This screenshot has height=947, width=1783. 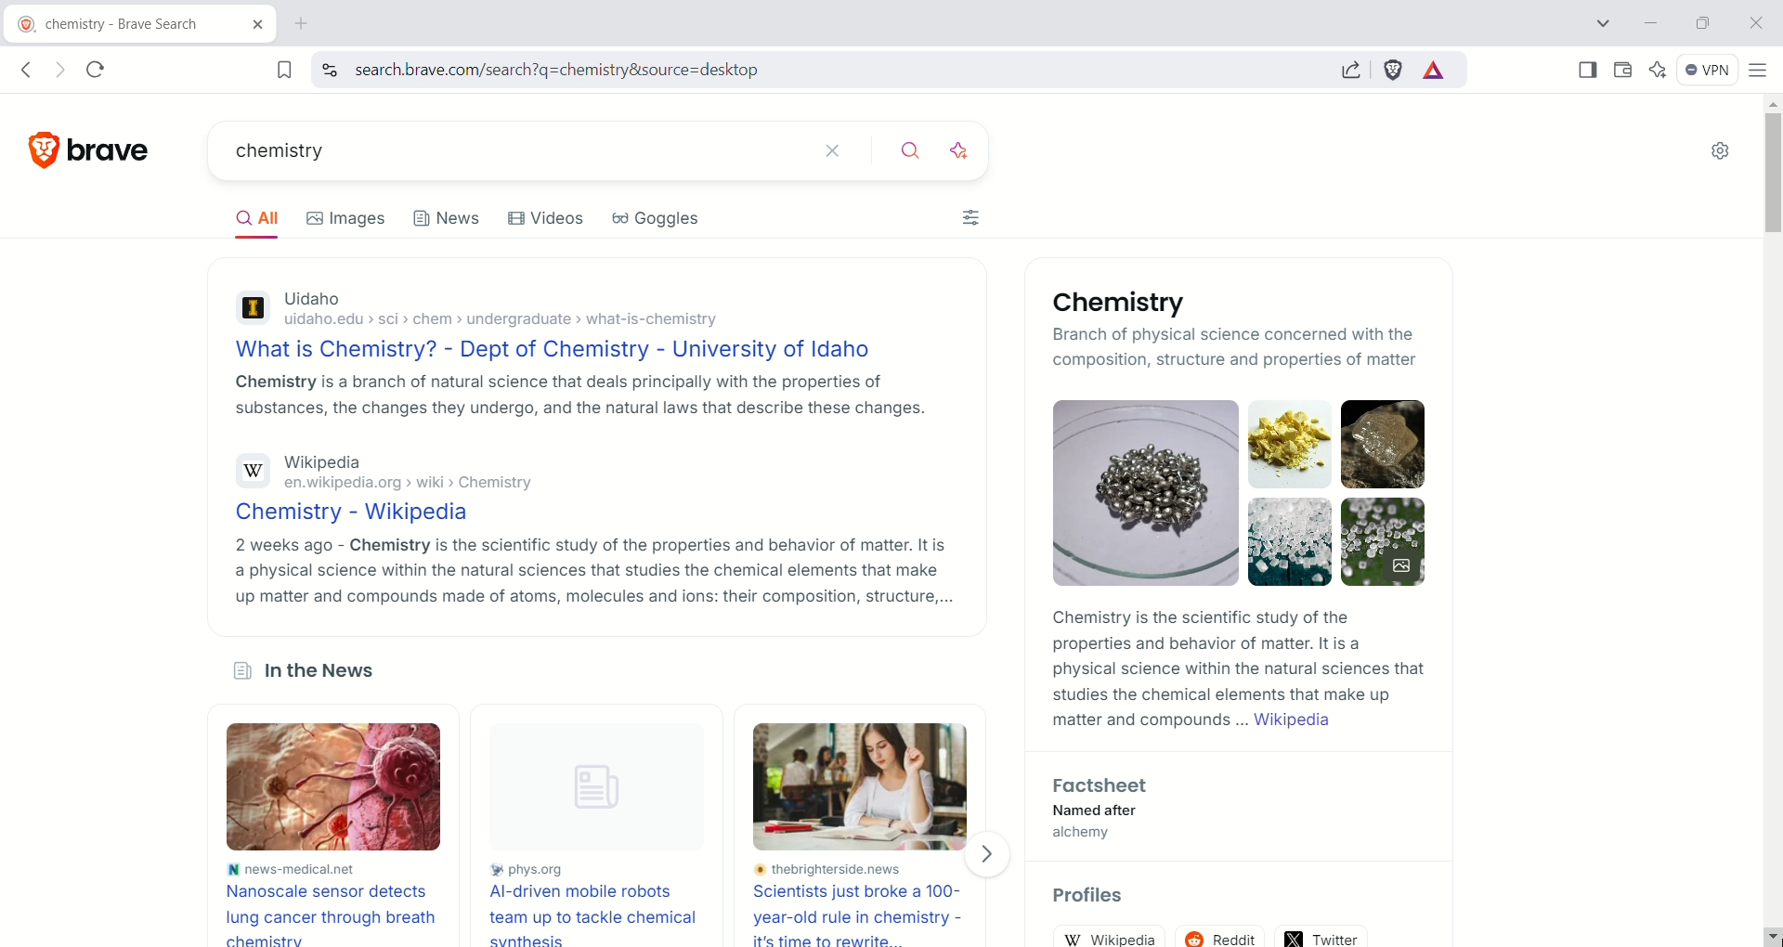 I want to click on new tab, so click(x=303, y=24).